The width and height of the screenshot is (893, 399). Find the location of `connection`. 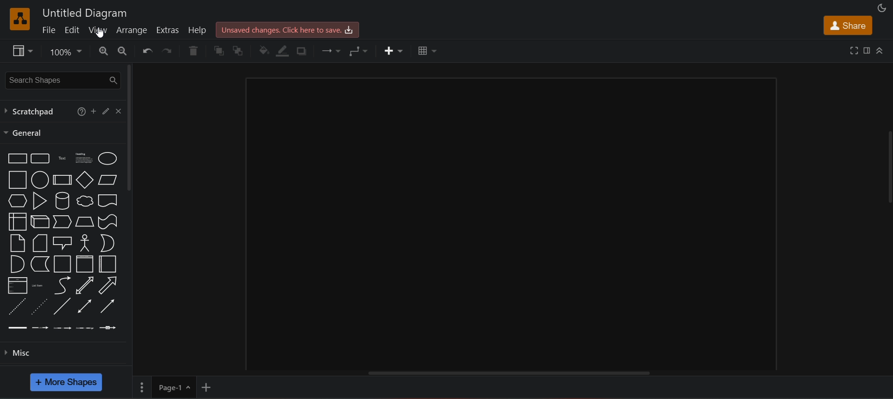

connection is located at coordinates (328, 50).